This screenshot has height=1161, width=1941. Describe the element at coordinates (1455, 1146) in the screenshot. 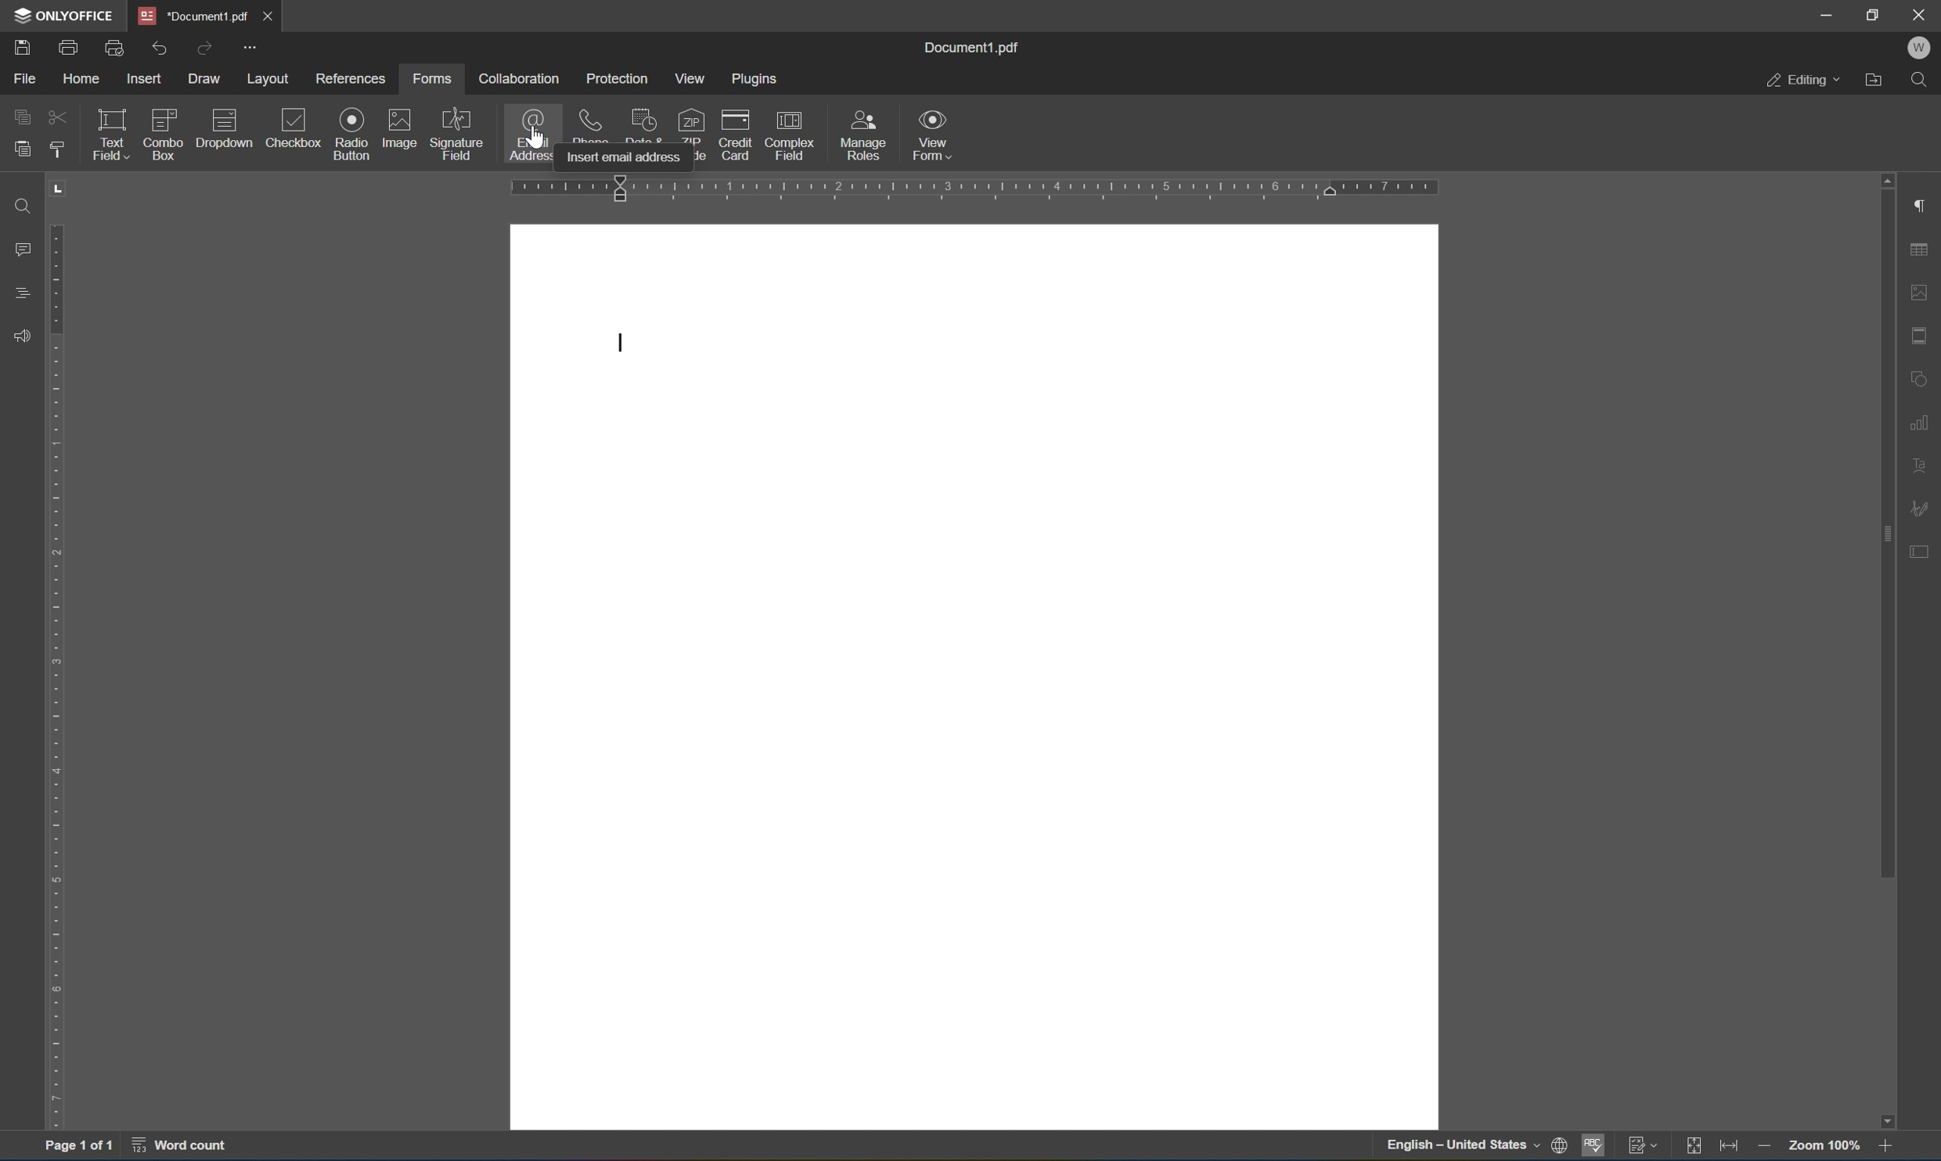

I see `english- United States` at that location.